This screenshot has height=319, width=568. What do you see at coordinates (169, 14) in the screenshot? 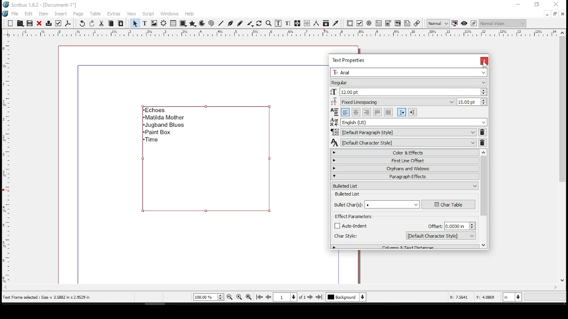
I see `windows` at bounding box center [169, 14].